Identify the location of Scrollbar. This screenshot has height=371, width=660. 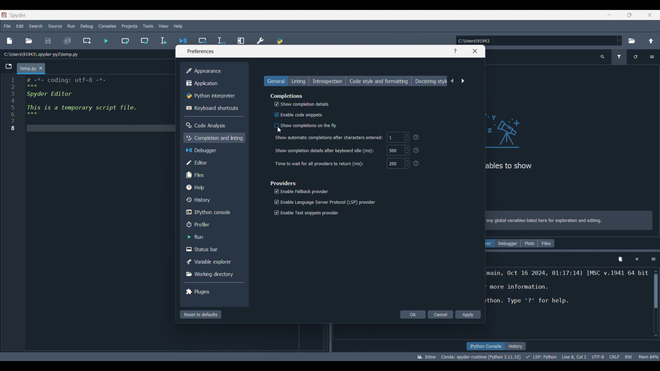
(656, 295).